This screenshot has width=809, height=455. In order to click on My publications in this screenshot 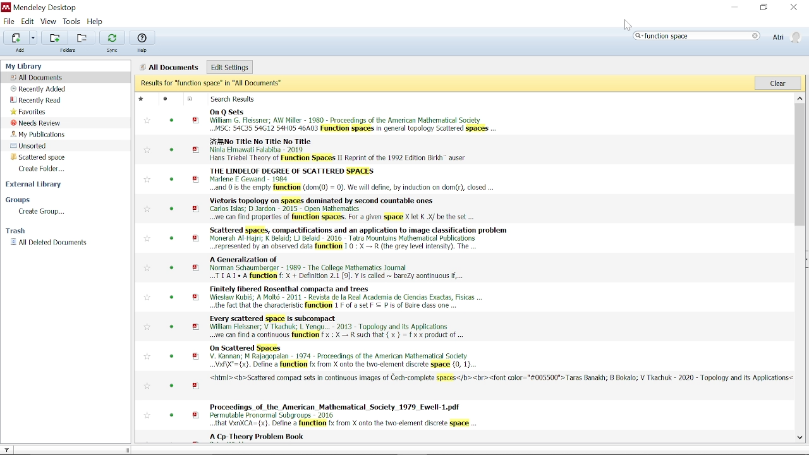, I will do `click(39, 135)`.